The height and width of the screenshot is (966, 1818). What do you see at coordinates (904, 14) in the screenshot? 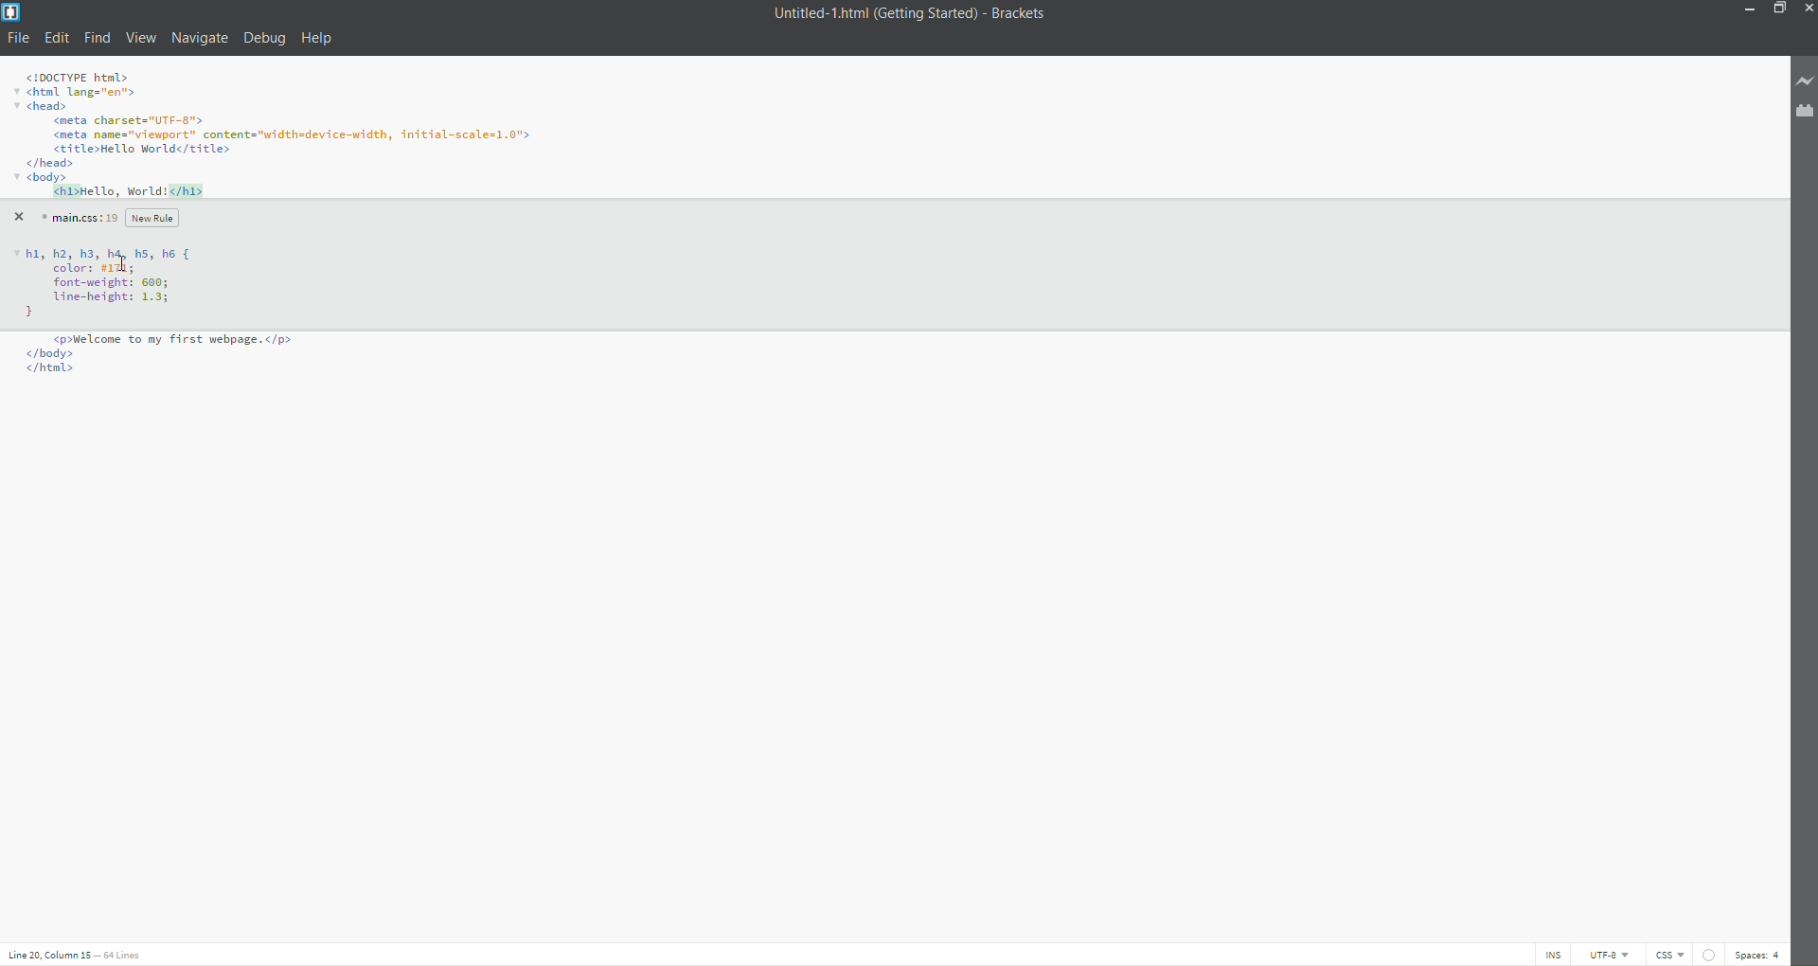
I see `title` at bounding box center [904, 14].